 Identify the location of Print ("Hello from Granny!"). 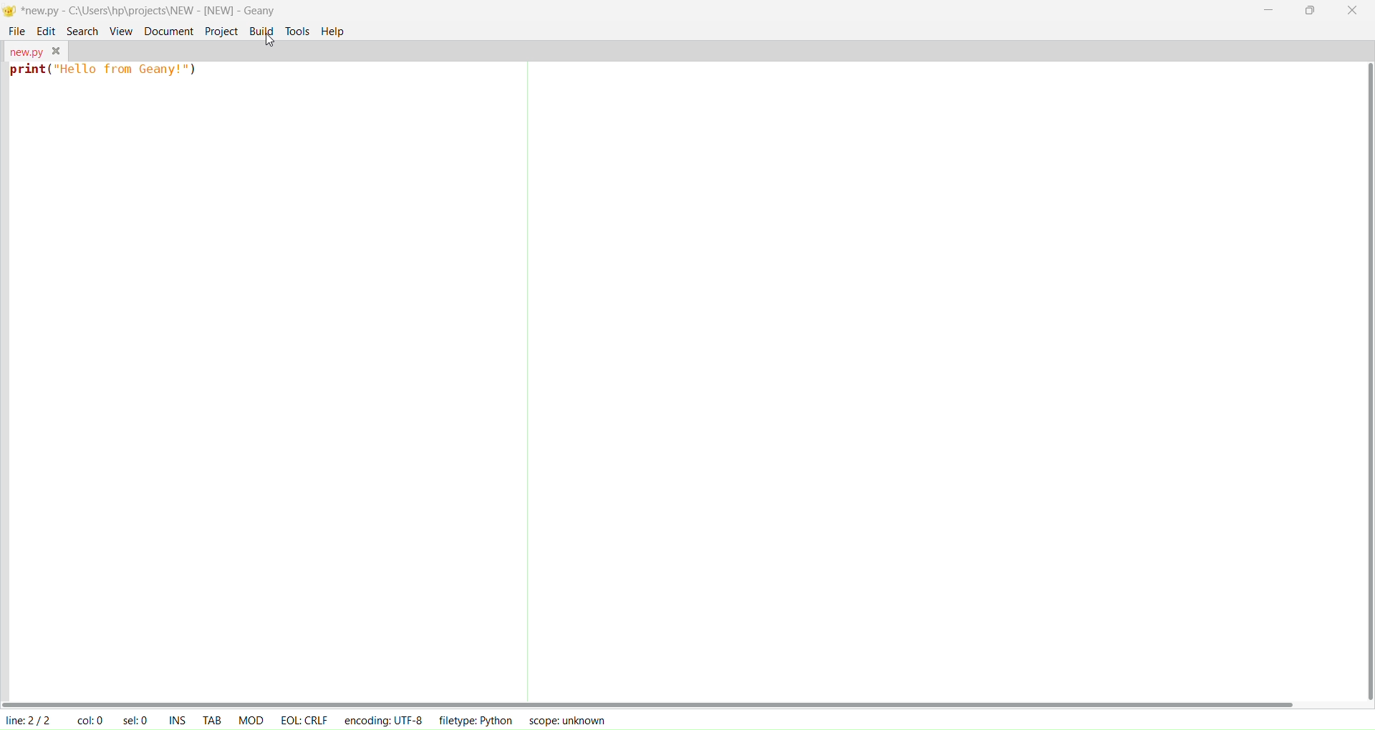
(106, 72).